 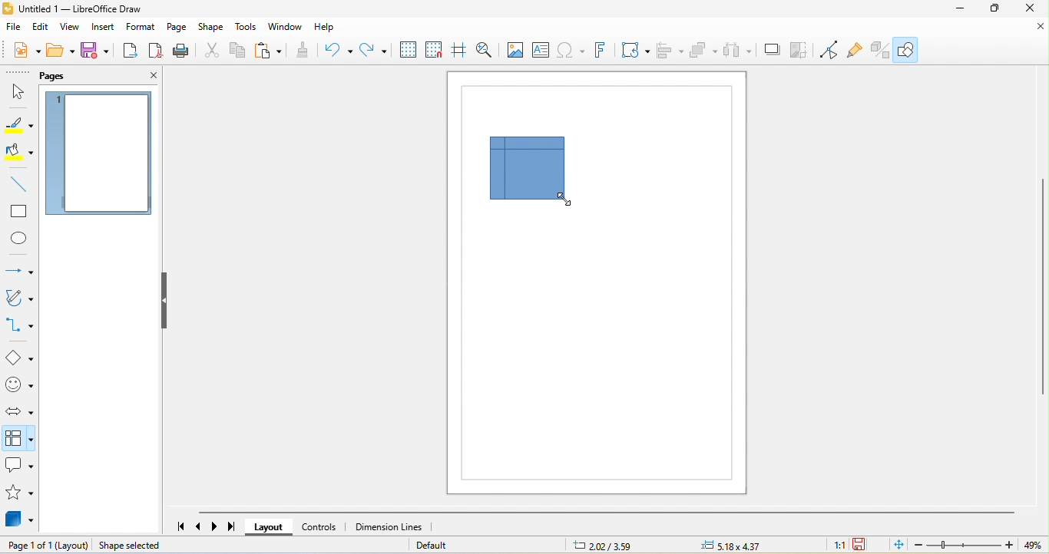 What do you see at coordinates (233, 529) in the screenshot?
I see `scroll to last page` at bounding box center [233, 529].